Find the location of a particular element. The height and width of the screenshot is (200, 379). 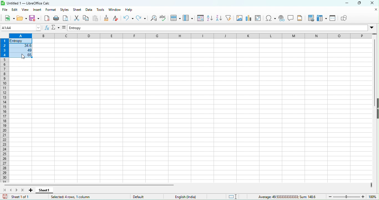

print area is located at coordinates (311, 19).